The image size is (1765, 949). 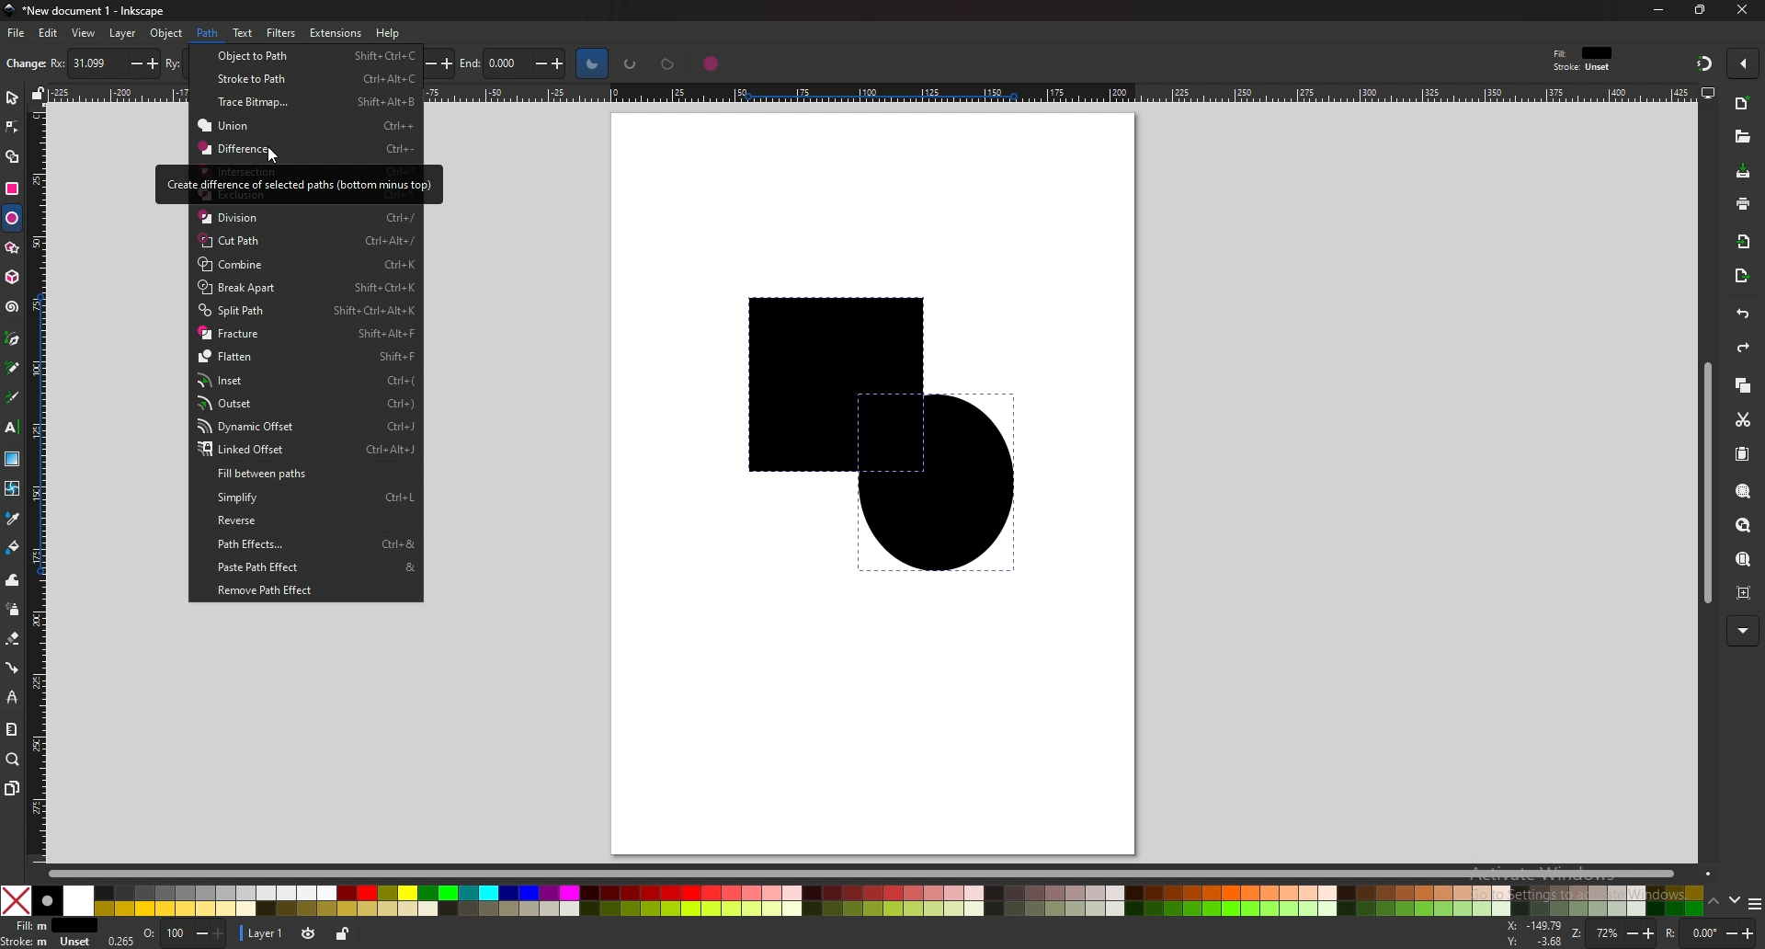 What do you see at coordinates (307, 289) in the screenshot?
I see `Break Apart` at bounding box center [307, 289].